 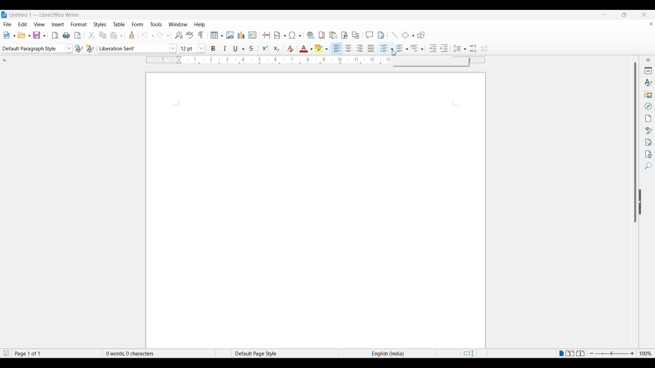 What do you see at coordinates (156, 24) in the screenshot?
I see `Tools` at bounding box center [156, 24].